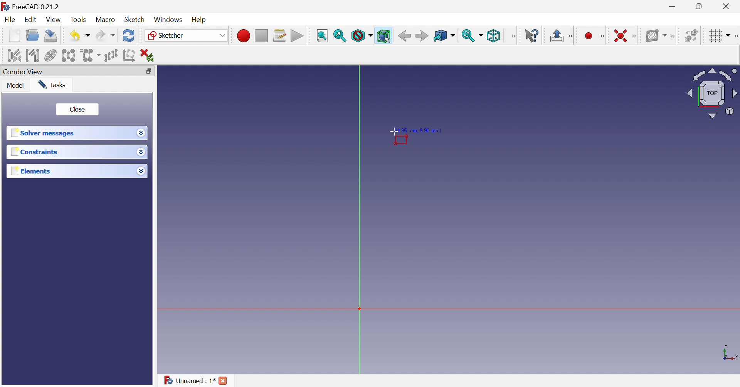  What do you see at coordinates (33, 35) in the screenshot?
I see `Open` at bounding box center [33, 35].